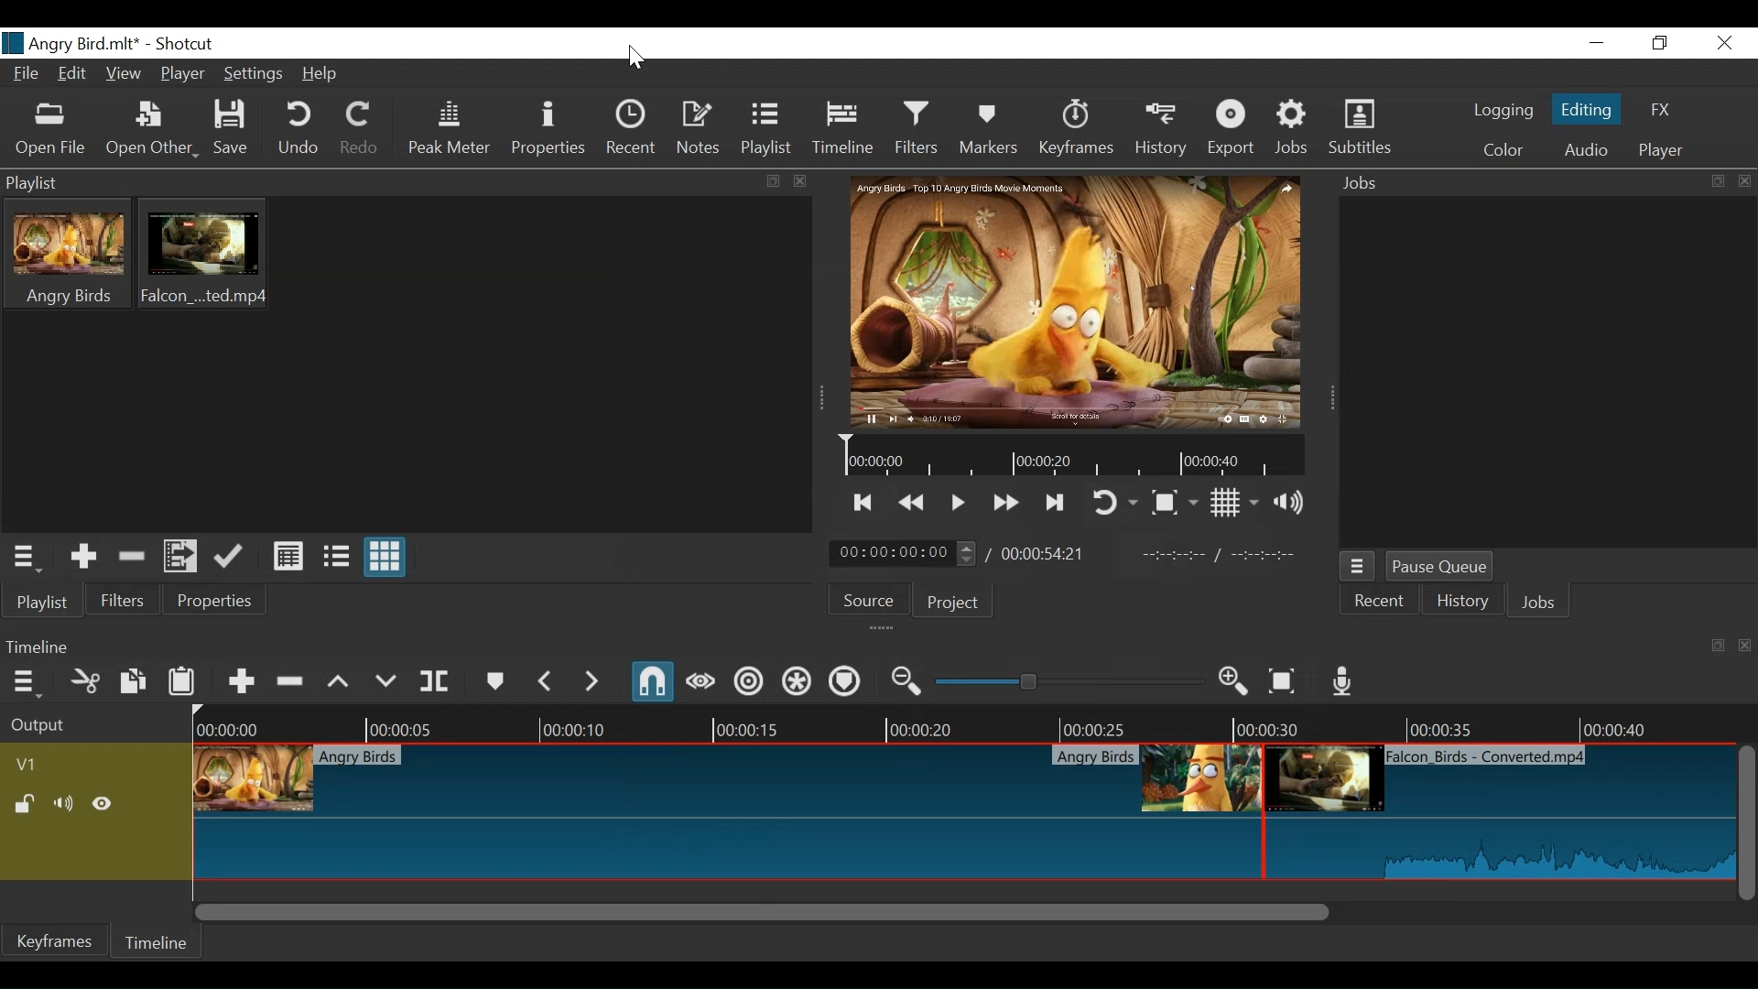 Image resolution: width=1758 pixels, height=989 pixels. I want to click on Clip, so click(728, 813).